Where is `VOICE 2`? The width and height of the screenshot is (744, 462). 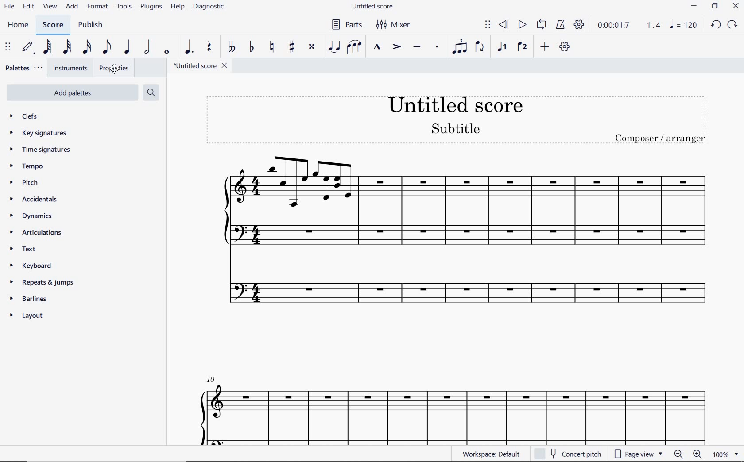 VOICE 2 is located at coordinates (522, 47).